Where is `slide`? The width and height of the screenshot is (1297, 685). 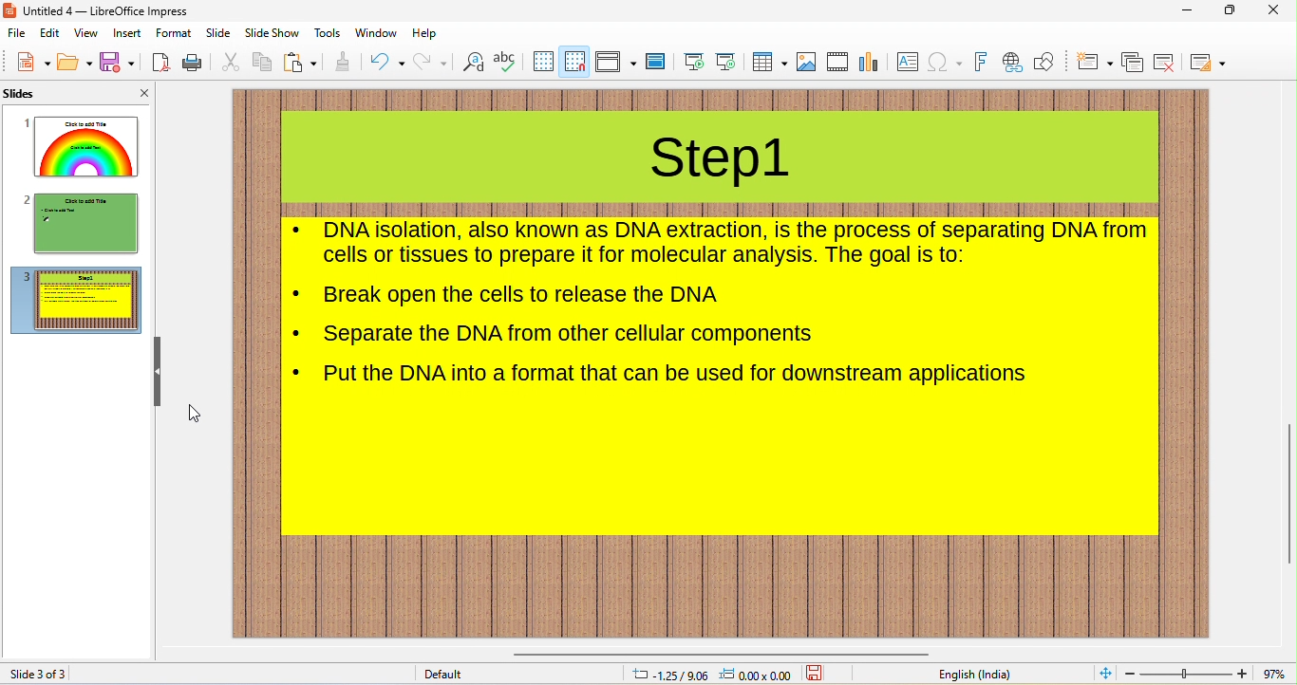
slide is located at coordinates (217, 33).